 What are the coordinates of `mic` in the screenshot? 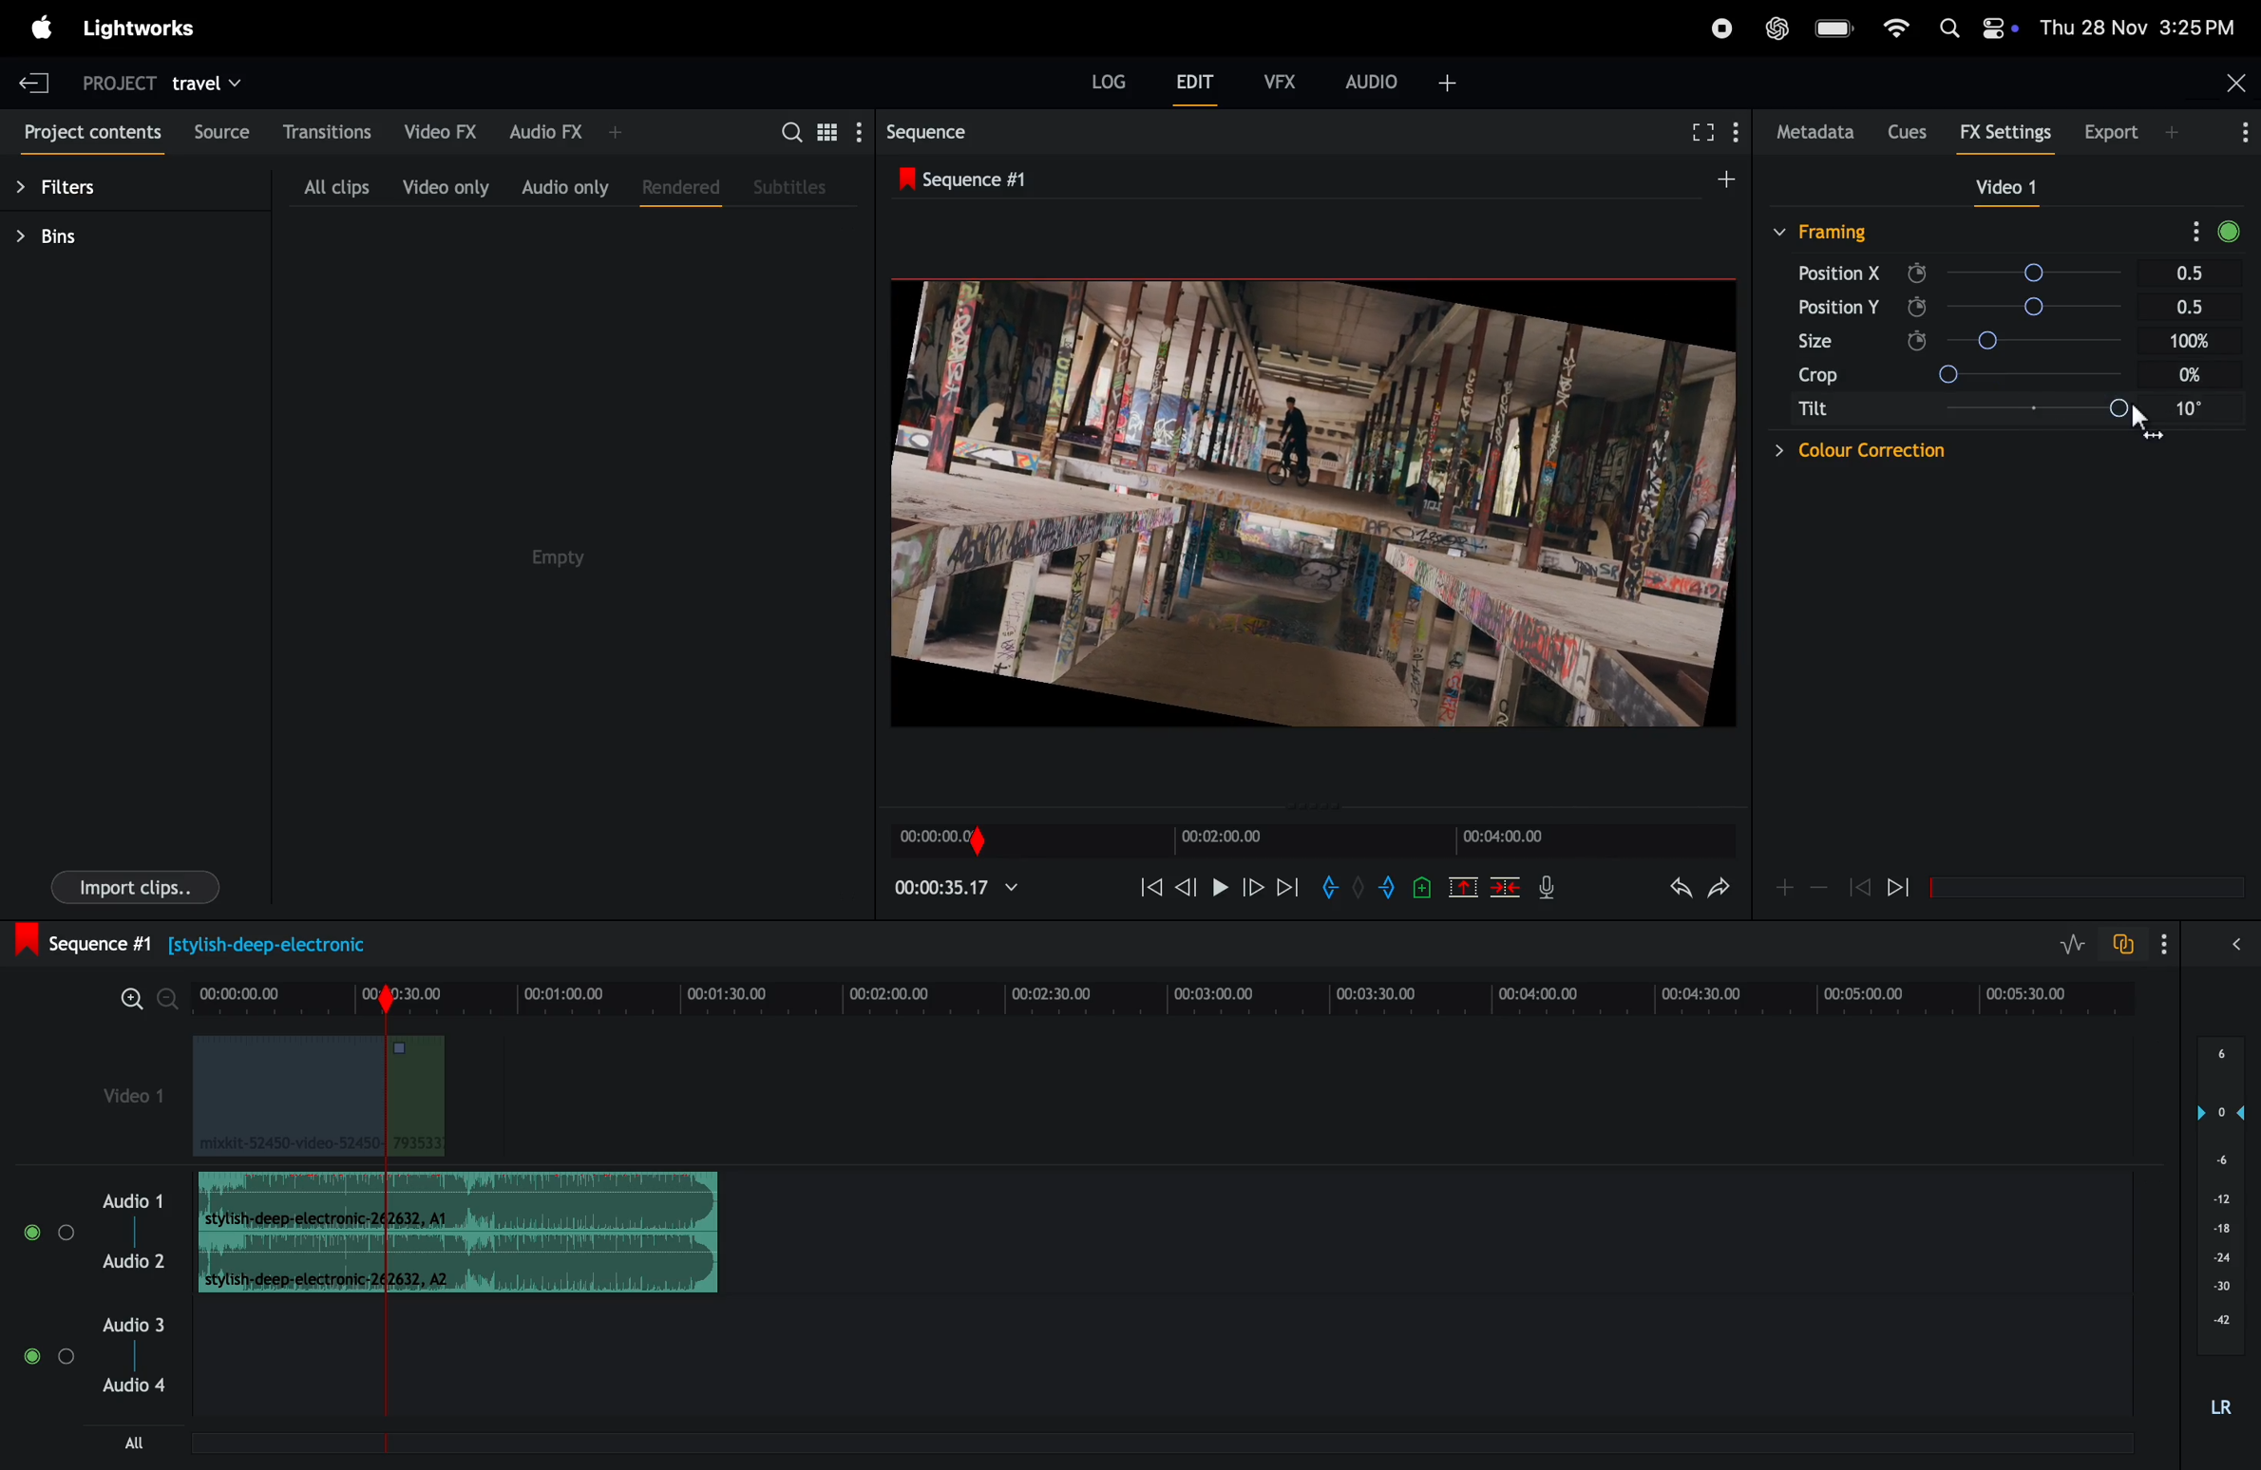 It's located at (1548, 887).